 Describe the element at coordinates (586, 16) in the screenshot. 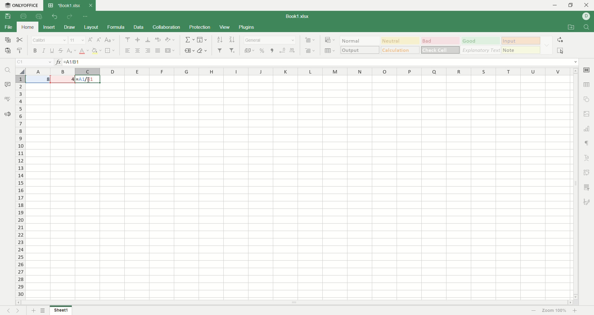

I see `username` at that location.